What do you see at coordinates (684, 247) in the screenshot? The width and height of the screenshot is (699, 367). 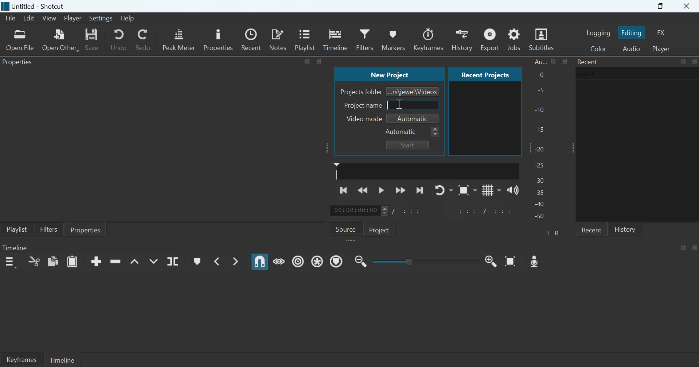 I see `Maximize` at bounding box center [684, 247].